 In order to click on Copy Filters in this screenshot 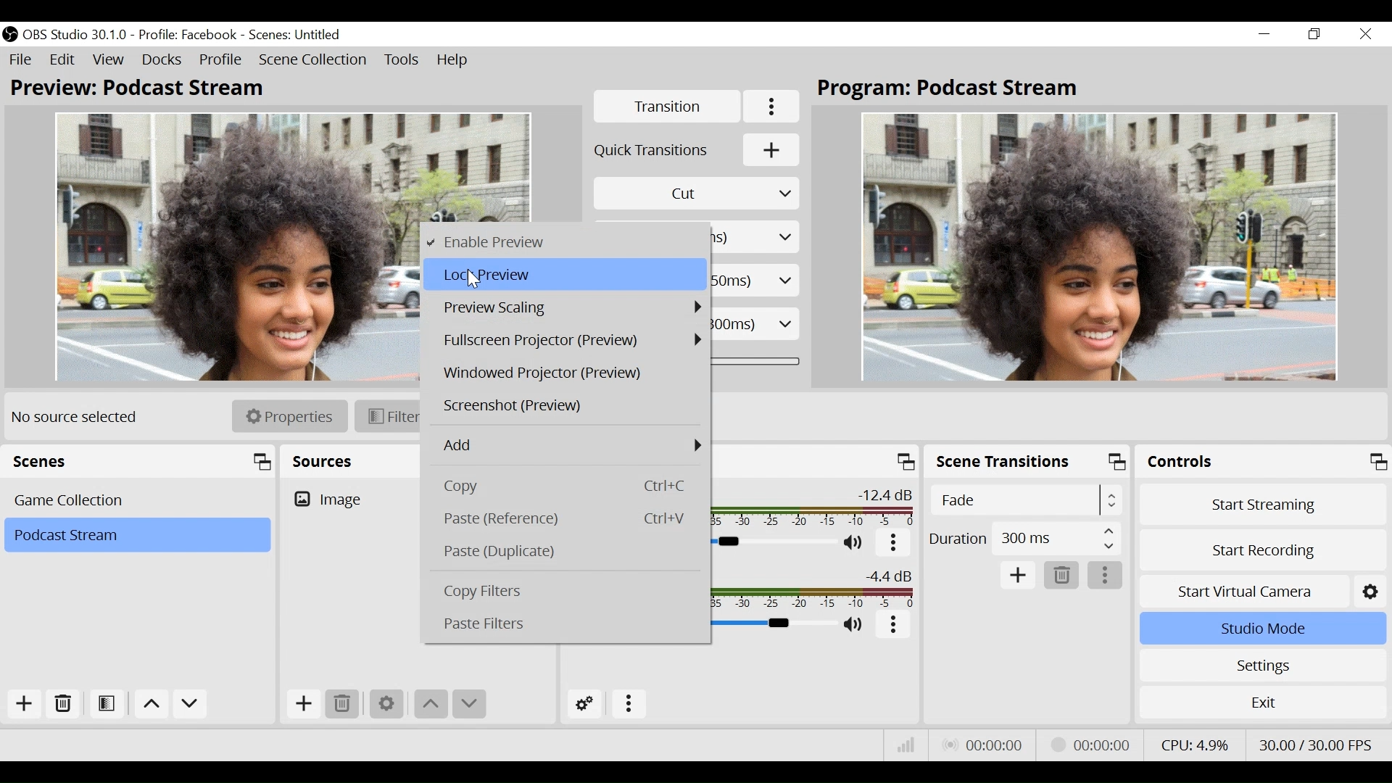, I will do `click(572, 592)`.